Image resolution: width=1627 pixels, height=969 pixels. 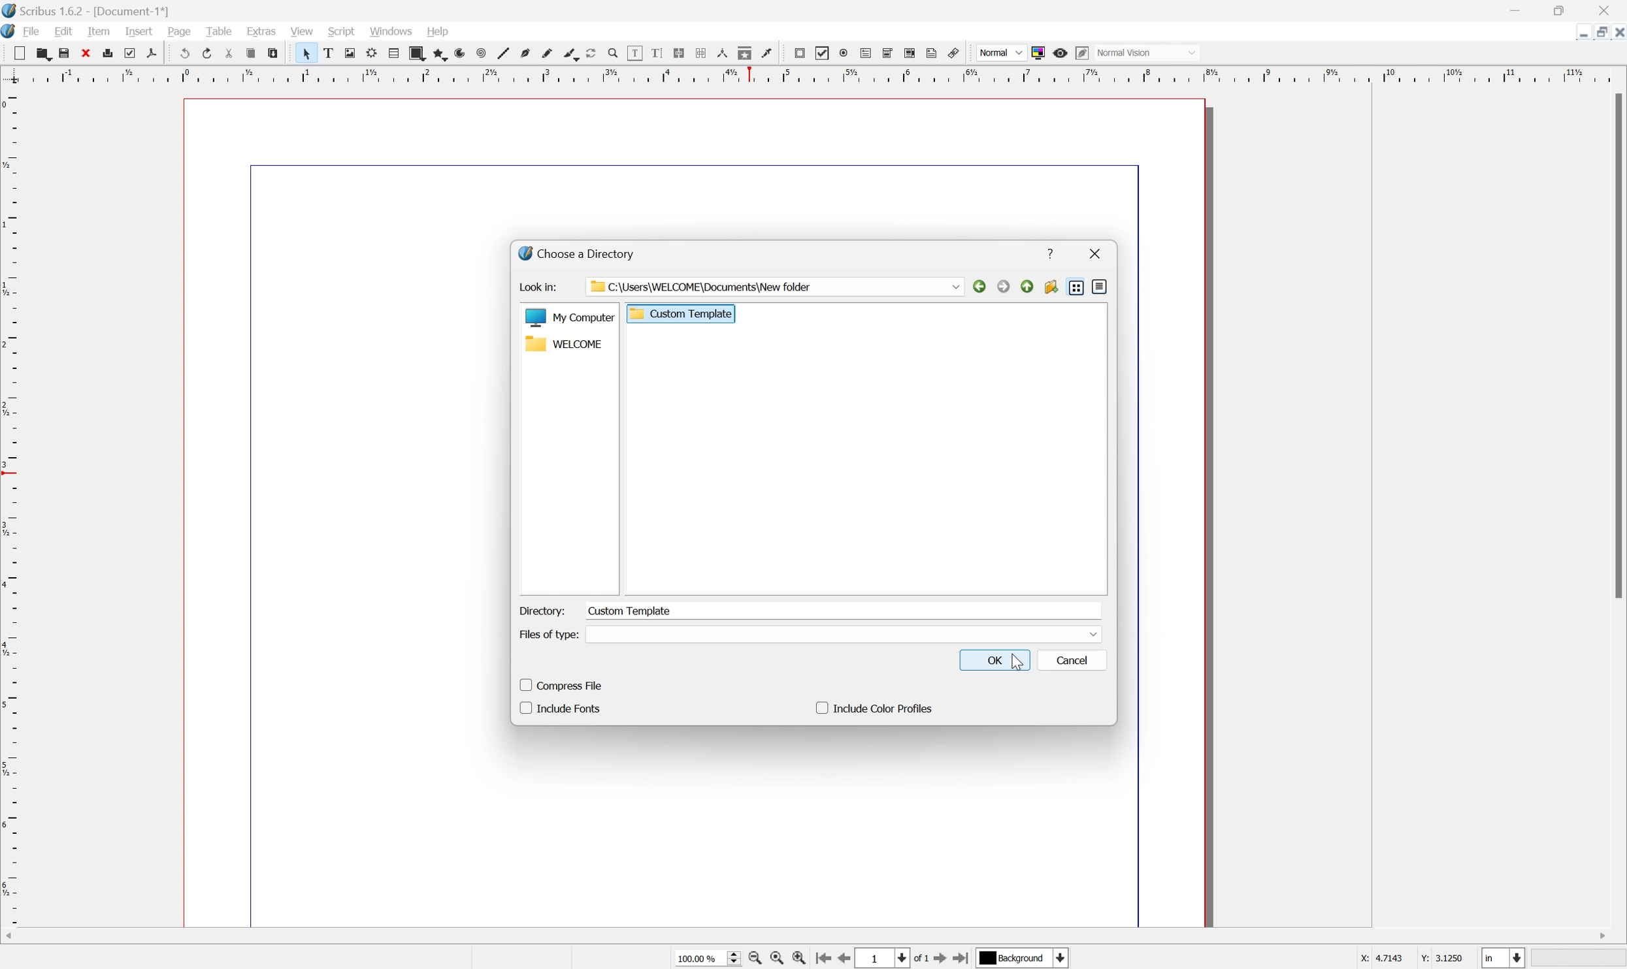 I want to click on edit, so click(x=65, y=31).